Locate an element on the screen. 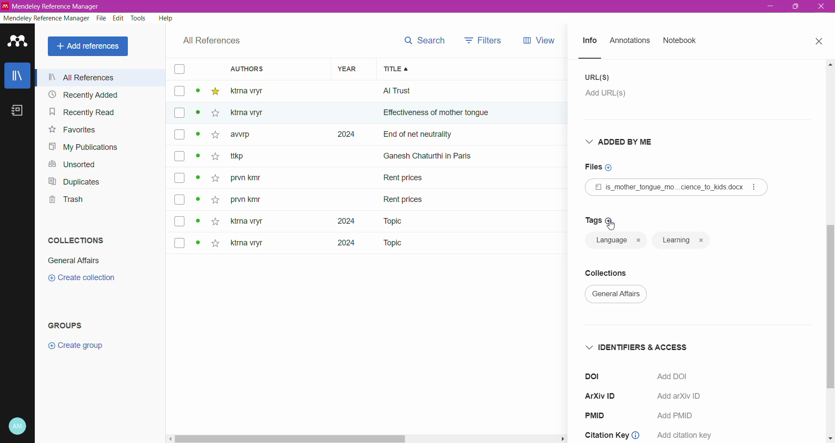 The height and width of the screenshot is (443, 835). 2024 is located at coordinates (338, 221).